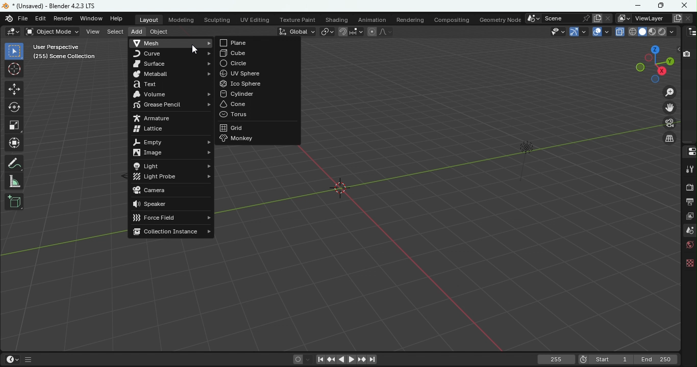 The width and height of the screenshot is (697, 367). Describe the element at coordinates (690, 32) in the screenshot. I see `Editor type` at that location.